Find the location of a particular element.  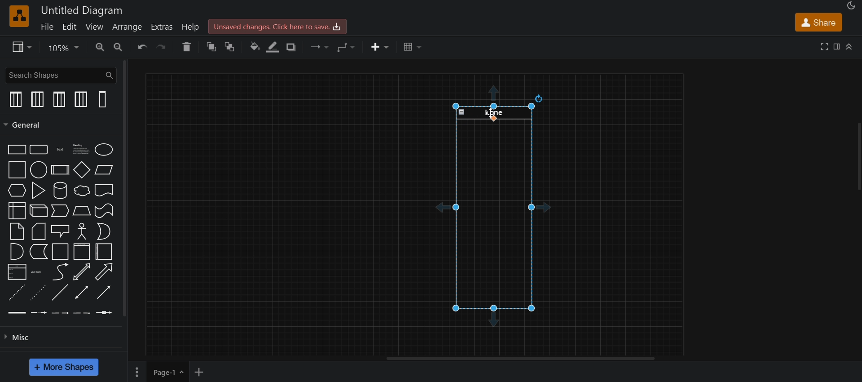

fill color is located at coordinates (254, 47).